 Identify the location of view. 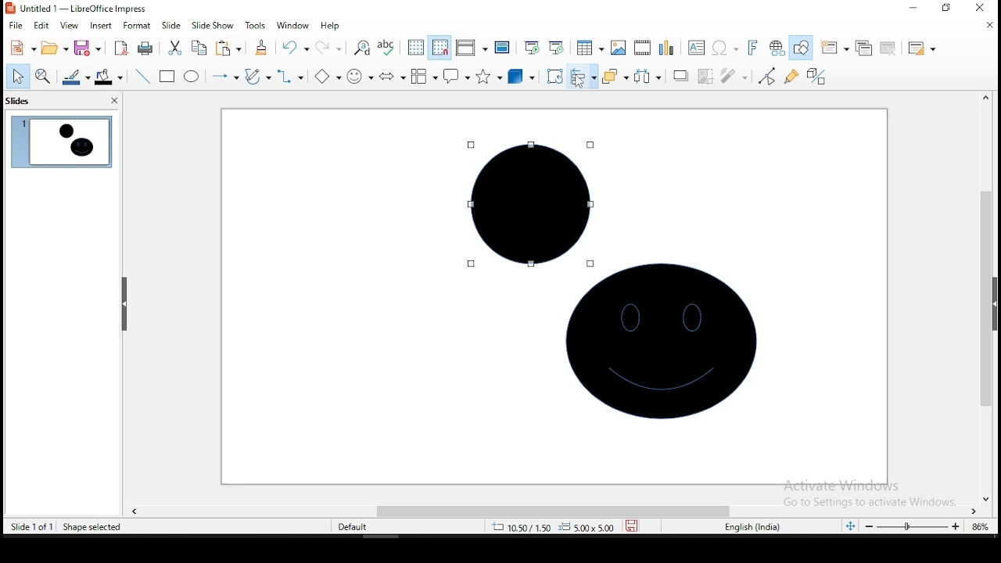
(70, 27).